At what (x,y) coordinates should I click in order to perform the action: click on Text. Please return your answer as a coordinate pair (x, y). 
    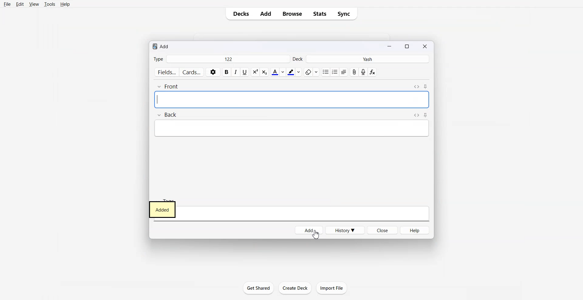
    Looking at the image, I should click on (162, 46).